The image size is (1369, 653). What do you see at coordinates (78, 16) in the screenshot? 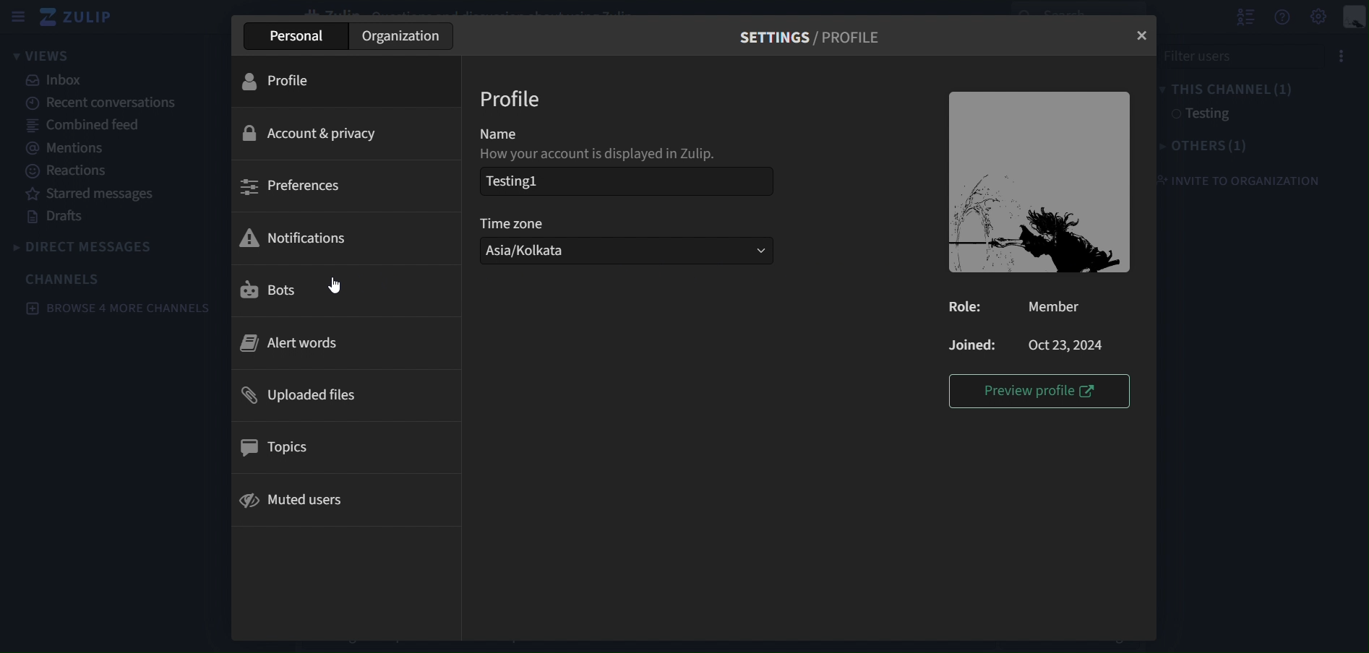
I see `zulip` at bounding box center [78, 16].